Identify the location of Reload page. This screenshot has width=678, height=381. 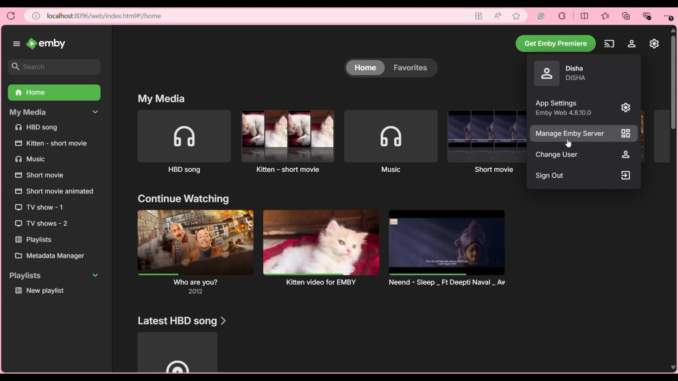
(11, 16).